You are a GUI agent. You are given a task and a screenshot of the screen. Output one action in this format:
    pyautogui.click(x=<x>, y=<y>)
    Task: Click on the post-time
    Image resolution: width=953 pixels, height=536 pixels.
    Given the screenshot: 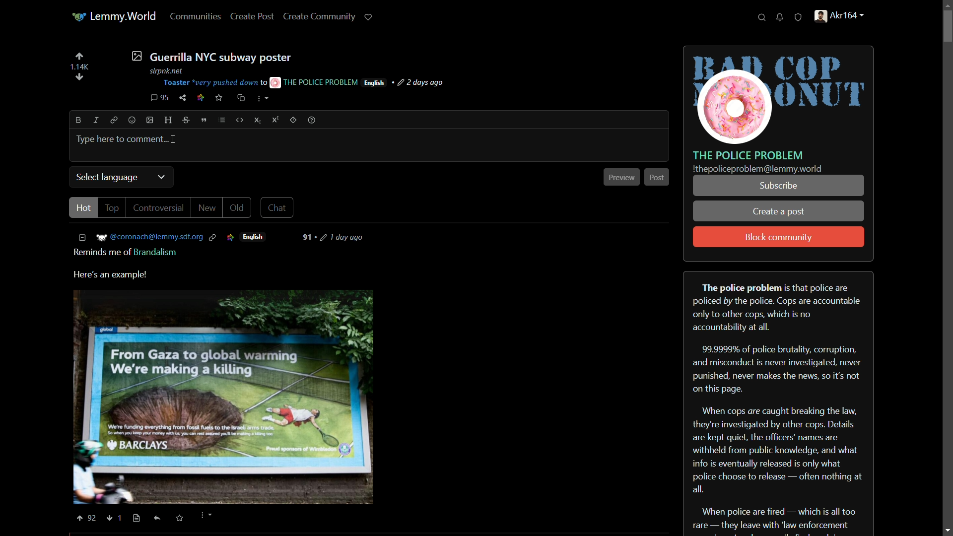 What is the action you would take?
    pyautogui.click(x=422, y=83)
    